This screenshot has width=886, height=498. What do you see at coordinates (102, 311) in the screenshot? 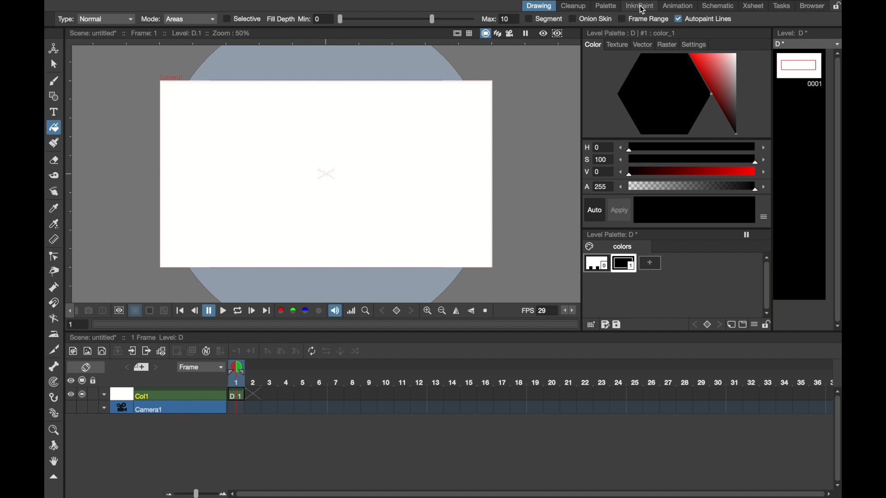
I see `compare to snapshot` at bounding box center [102, 311].